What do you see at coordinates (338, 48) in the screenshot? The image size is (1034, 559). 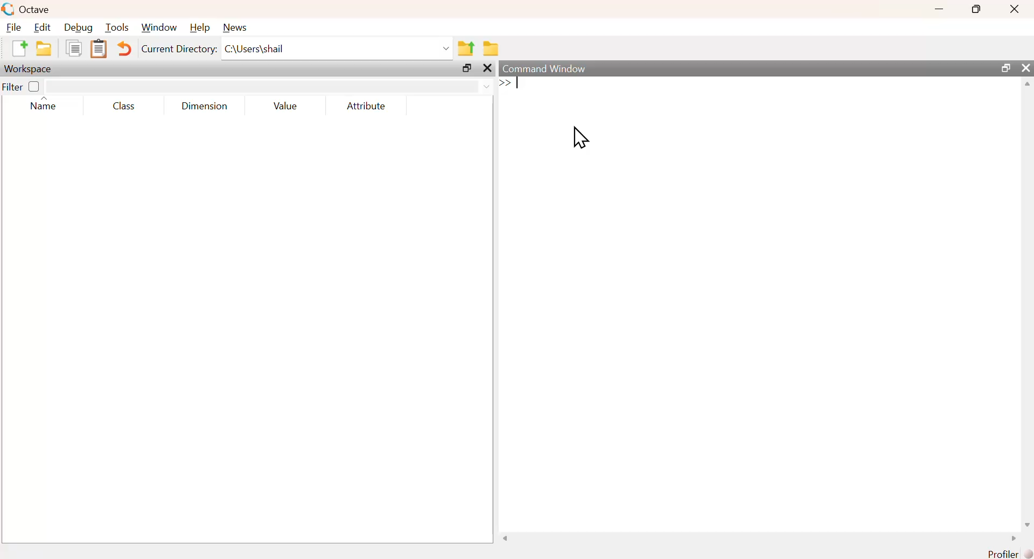 I see `C:\Users\shail ` at bounding box center [338, 48].